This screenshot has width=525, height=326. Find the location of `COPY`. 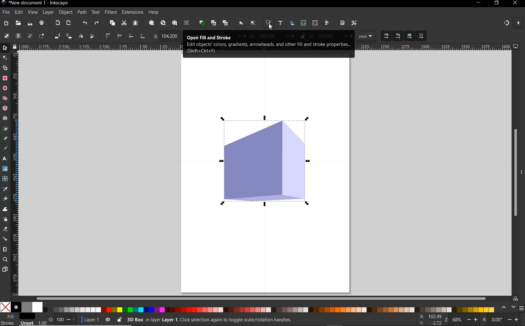

COPY is located at coordinates (113, 24).